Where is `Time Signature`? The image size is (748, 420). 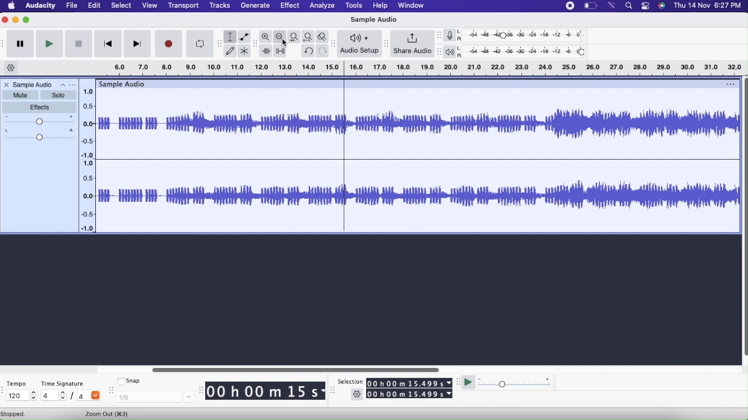 Time Signature is located at coordinates (64, 384).